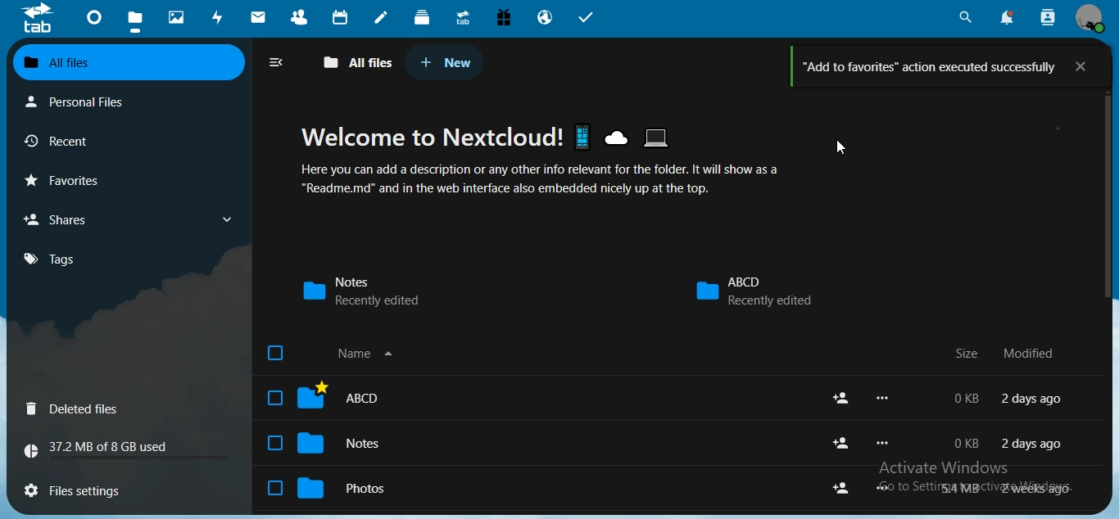 The width and height of the screenshot is (1119, 519). What do you see at coordinates (1010, 442) in the screenshot?
I see `text` at bounding box center [1010, 442].